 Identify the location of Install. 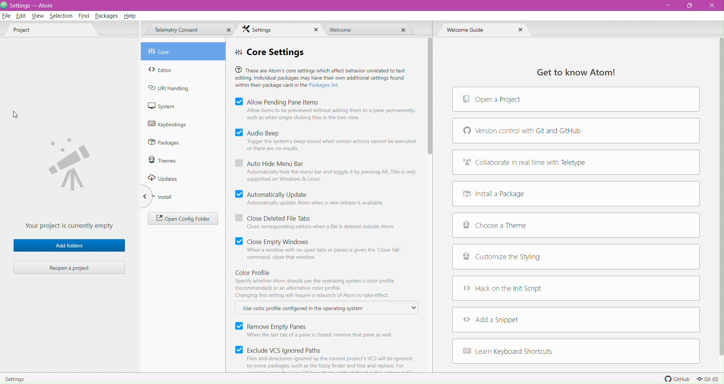
(172, 197).